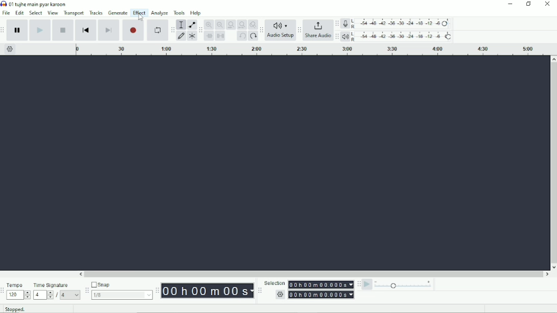  I want to click on Zoom toggle, so click(252, 24).